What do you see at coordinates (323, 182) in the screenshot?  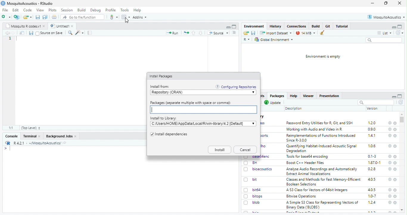 I see `Classes and Methods for Fast Memory-Efficient
[rrr —` at bounding box center [323, 182].